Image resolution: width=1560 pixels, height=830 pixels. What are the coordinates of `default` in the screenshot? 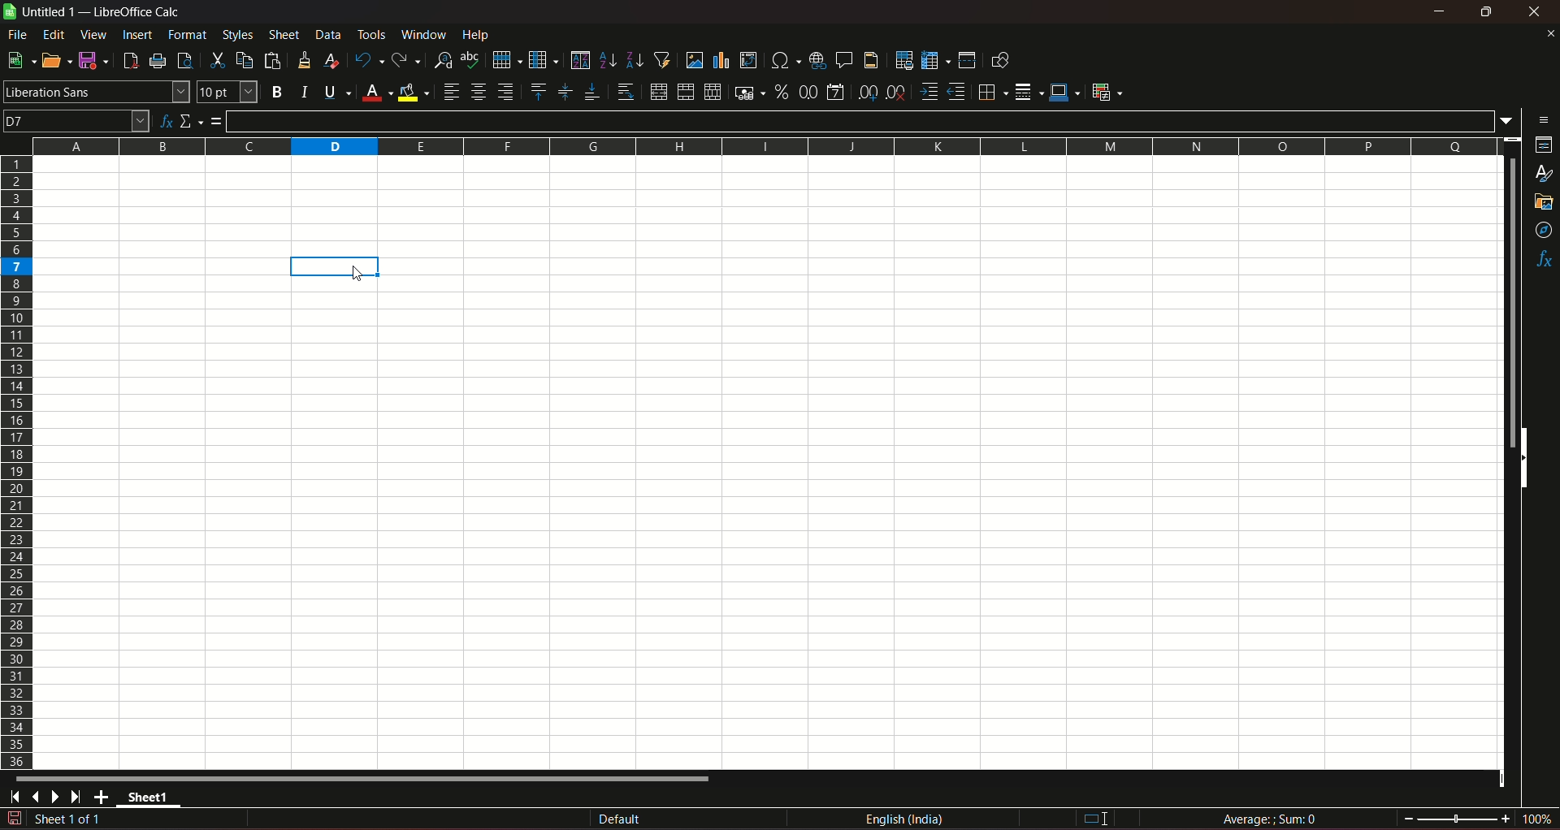 It's located at (620, 820).